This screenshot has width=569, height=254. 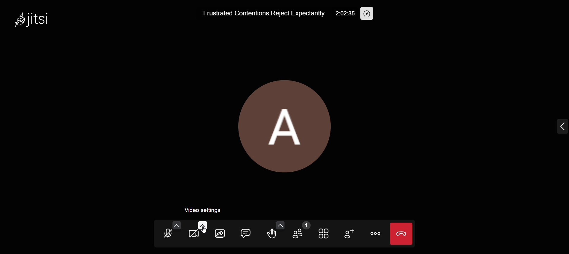 I want to click on 2:02:35, so click(x=345, y=13).